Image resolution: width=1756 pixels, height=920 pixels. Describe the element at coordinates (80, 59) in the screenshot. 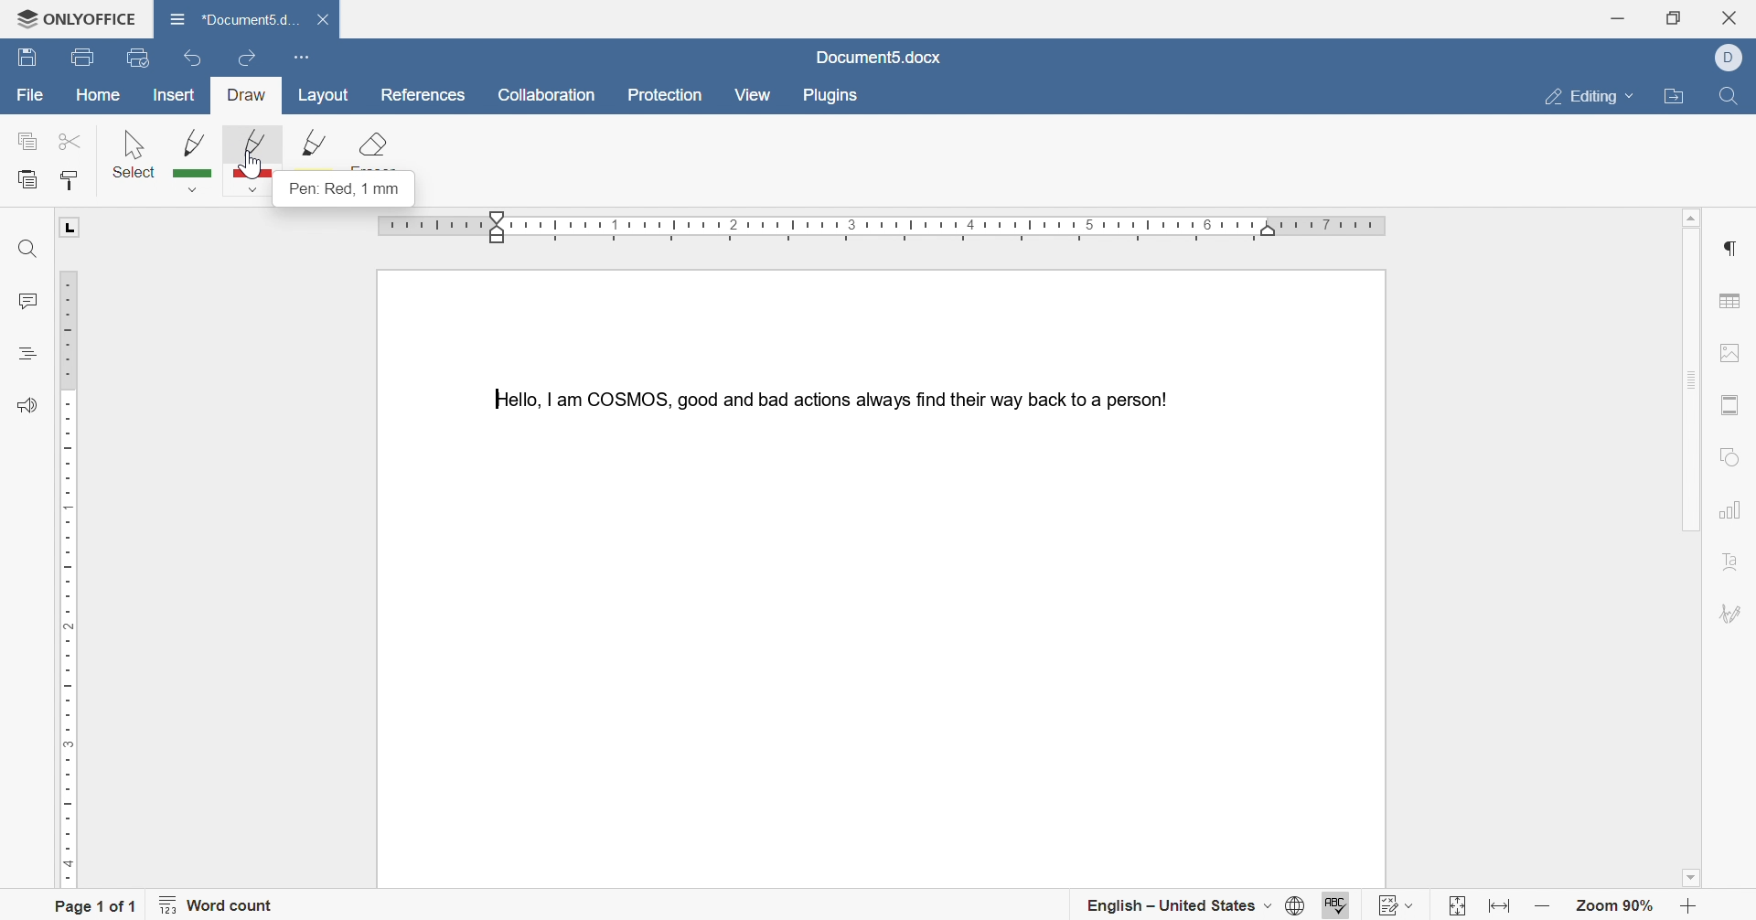

I see `print` at that location.